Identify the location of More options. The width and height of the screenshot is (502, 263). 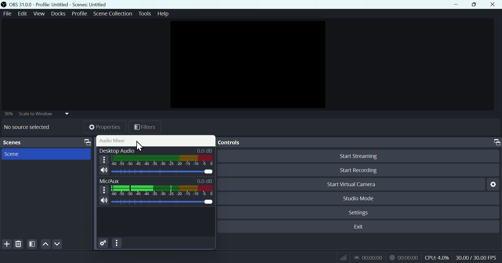
(117, 243).